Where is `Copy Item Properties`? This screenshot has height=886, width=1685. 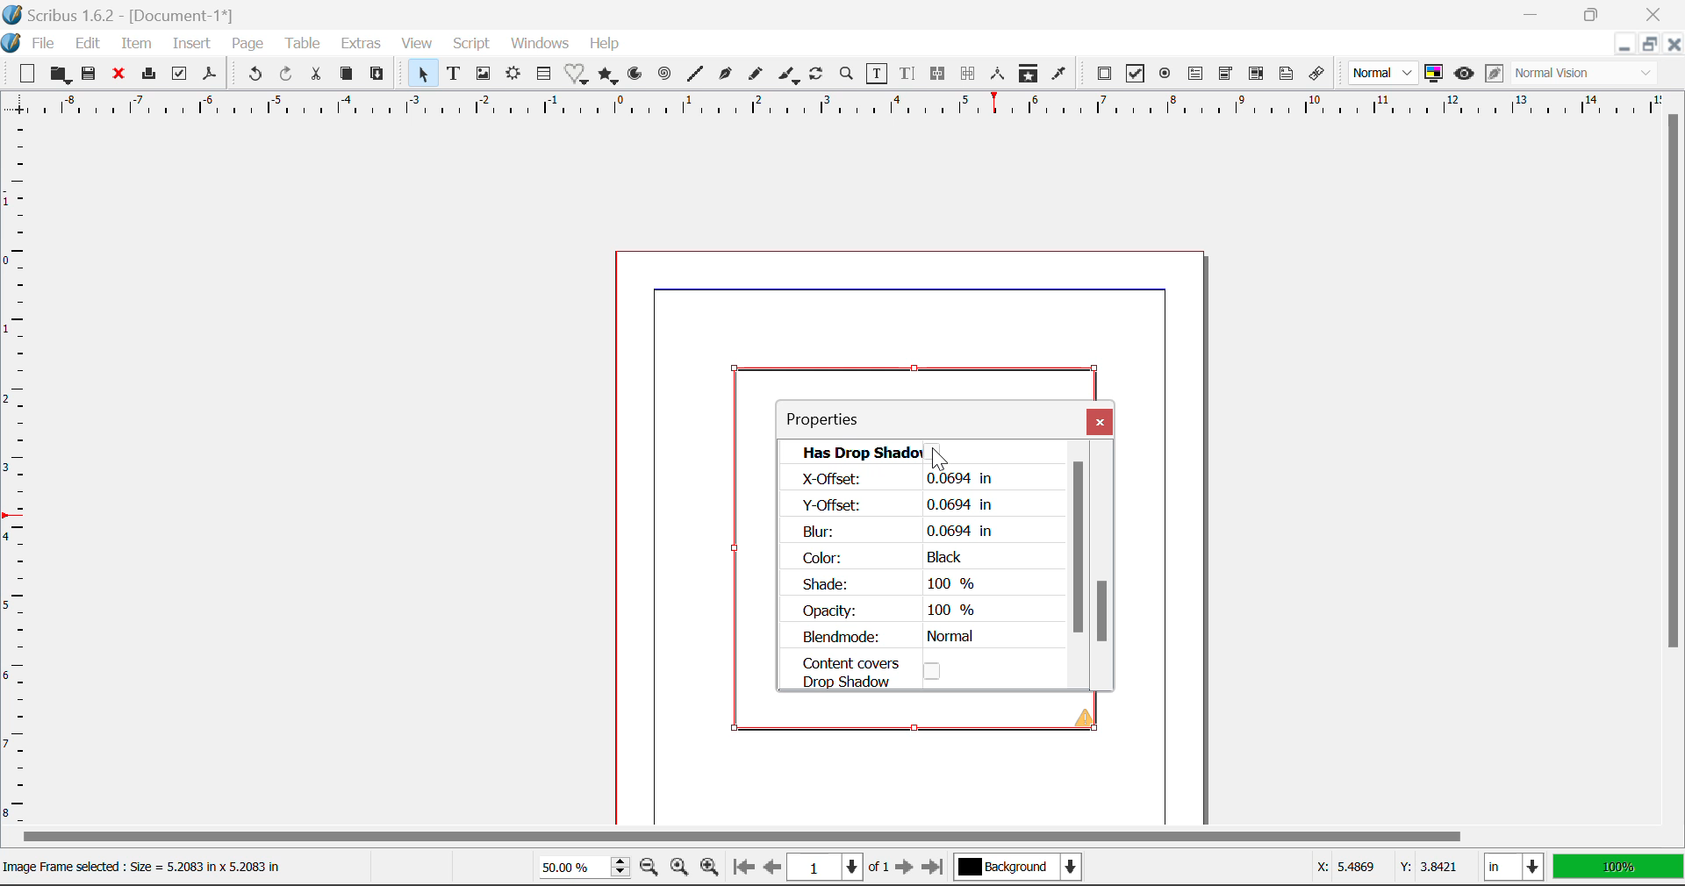 Copy Item Properties is located at coordinates (1026, 74).